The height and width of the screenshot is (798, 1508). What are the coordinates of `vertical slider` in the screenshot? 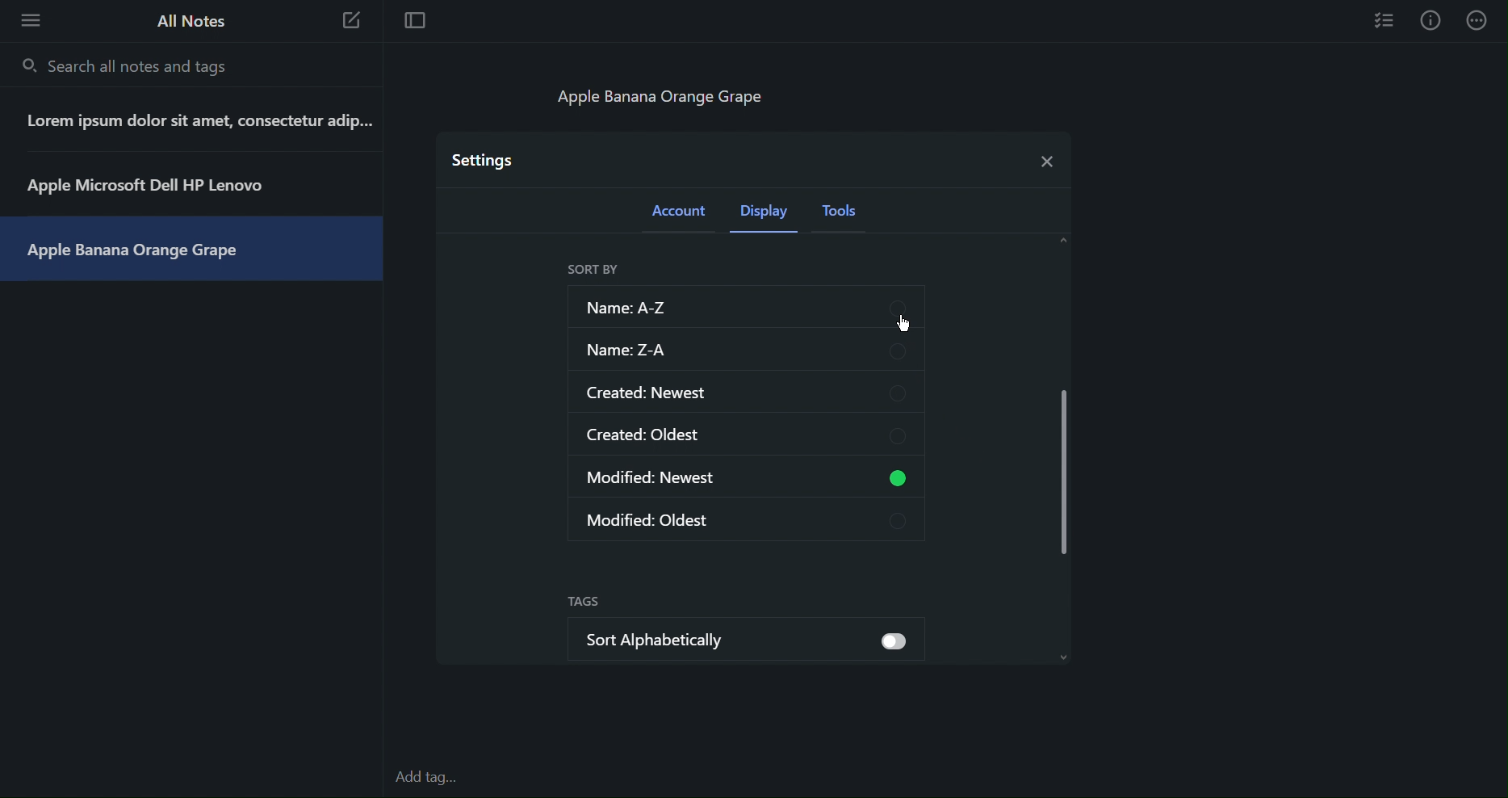 It's located at (1065, 465).